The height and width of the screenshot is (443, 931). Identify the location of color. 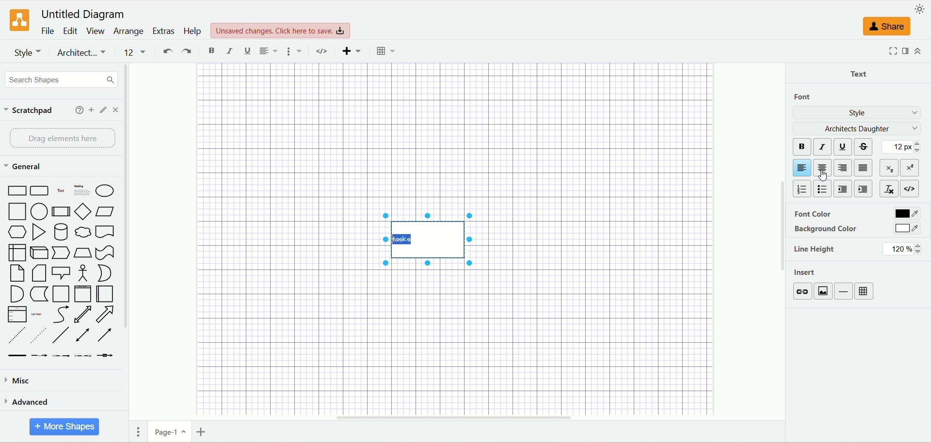
(907, 228).